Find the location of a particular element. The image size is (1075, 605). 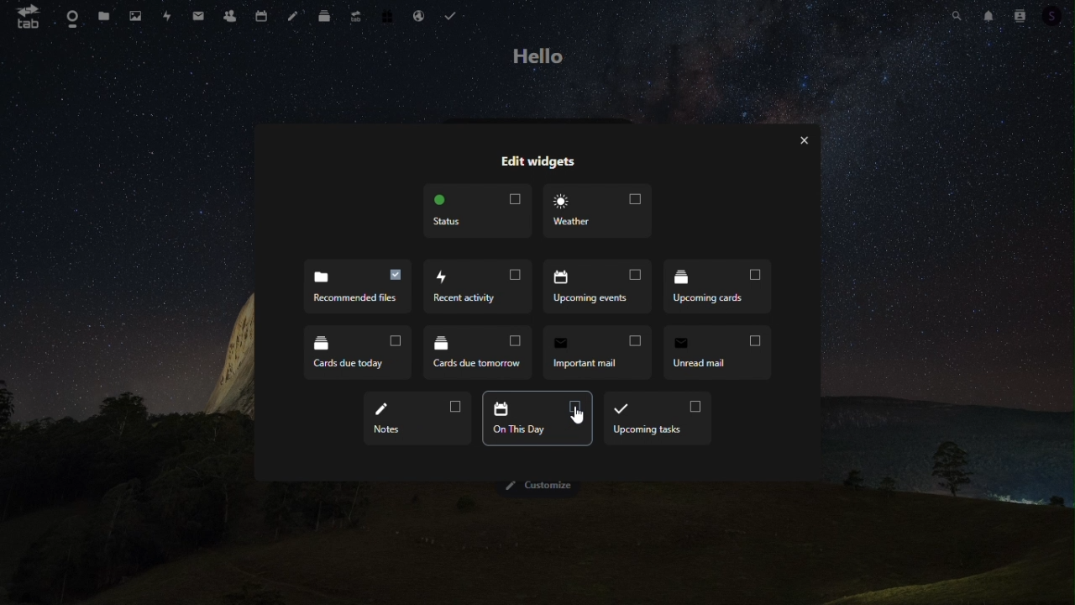

Account icon is located at coordinates (1054, 16).